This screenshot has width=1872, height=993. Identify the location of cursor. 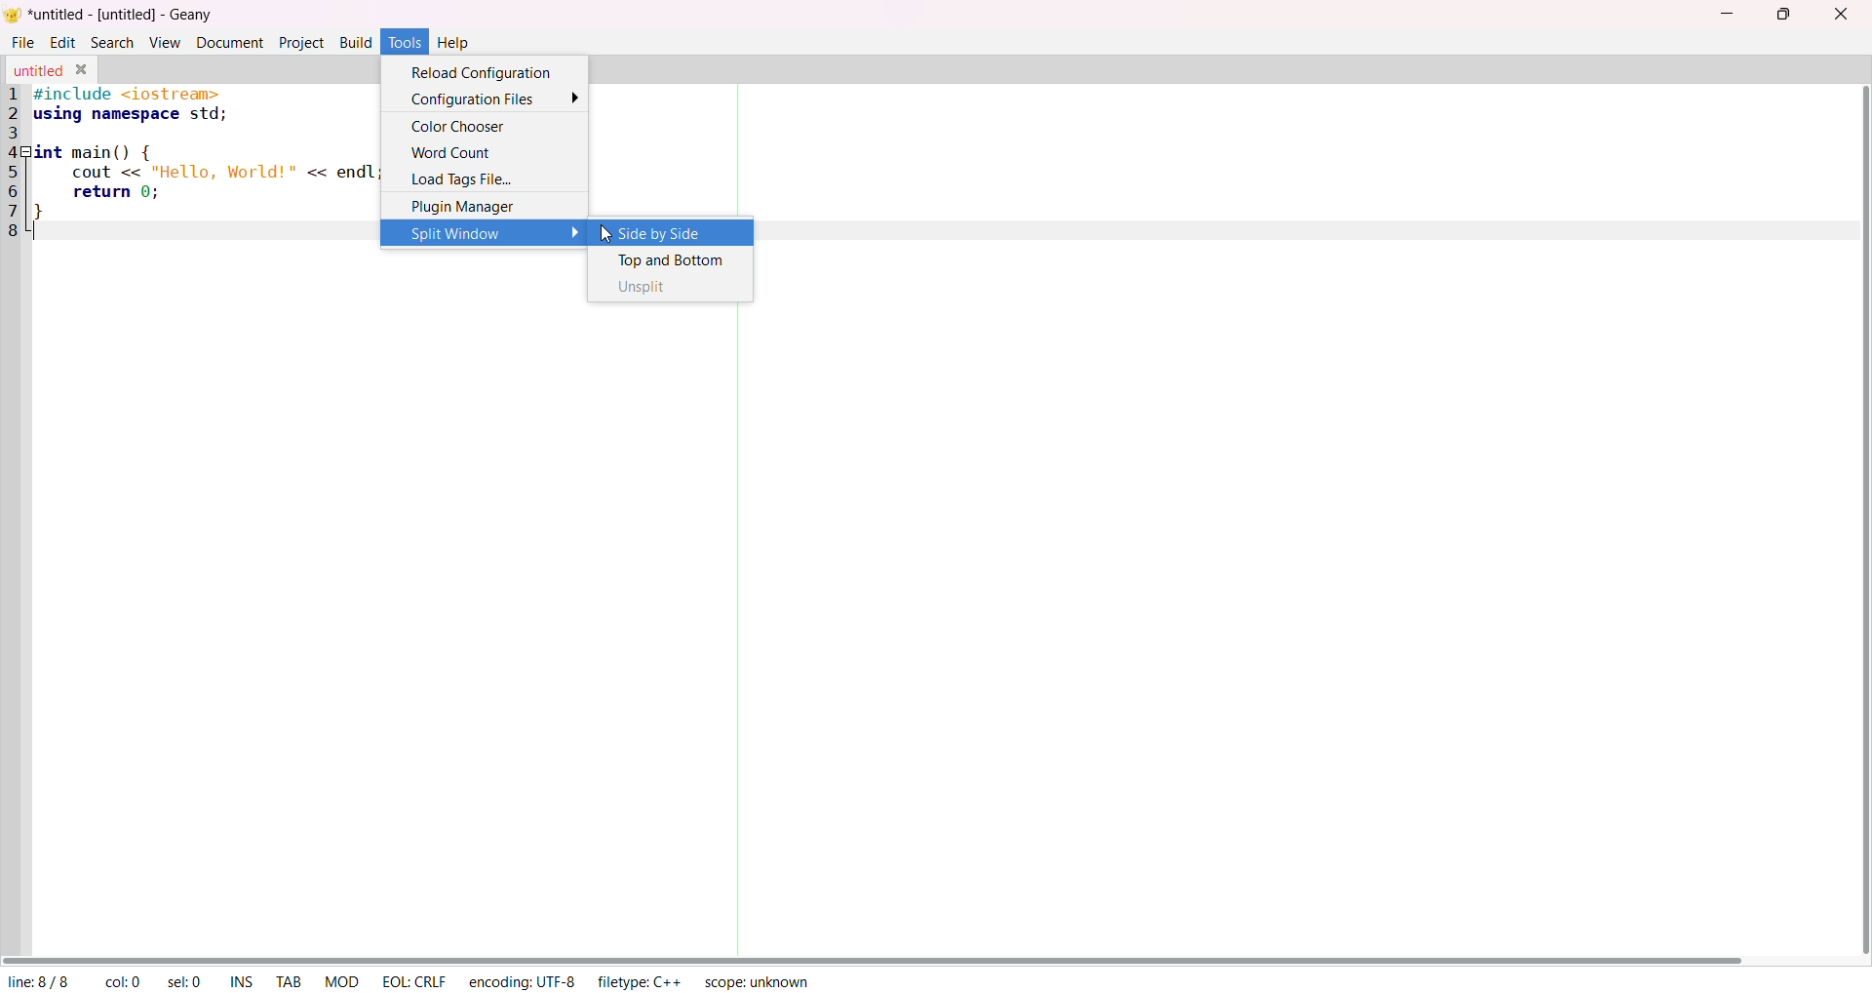
(606, 237).